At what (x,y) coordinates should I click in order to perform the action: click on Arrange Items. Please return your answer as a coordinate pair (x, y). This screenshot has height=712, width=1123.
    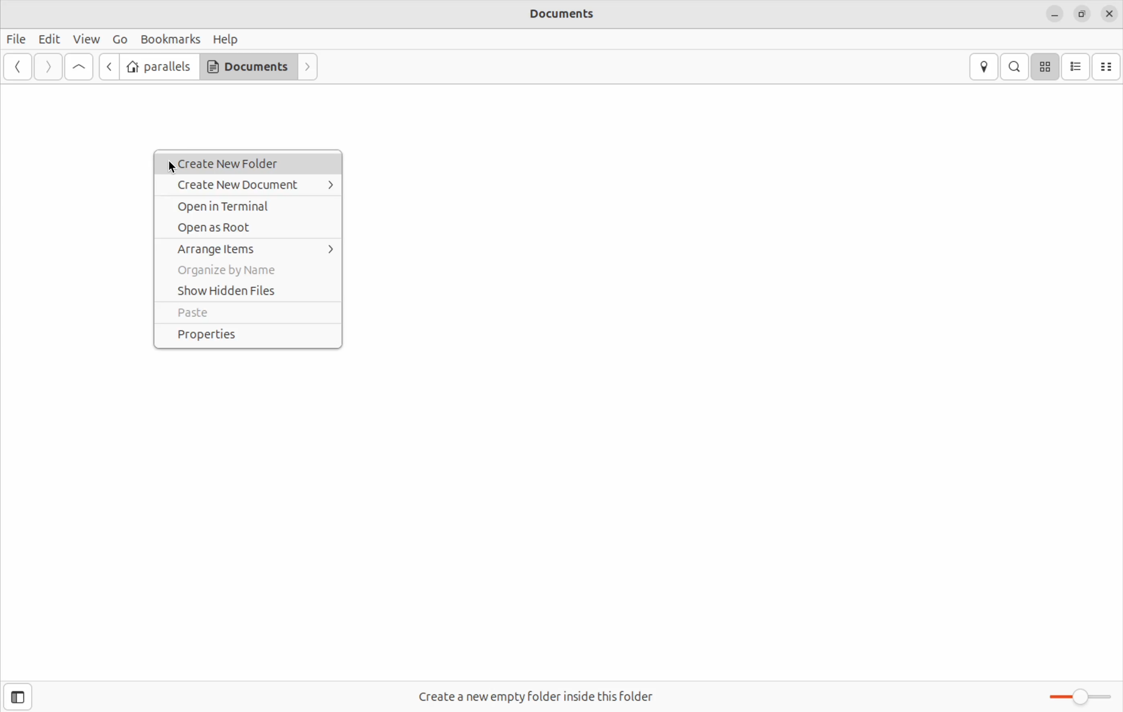
    Looking at the image, I should click on (247, 249).